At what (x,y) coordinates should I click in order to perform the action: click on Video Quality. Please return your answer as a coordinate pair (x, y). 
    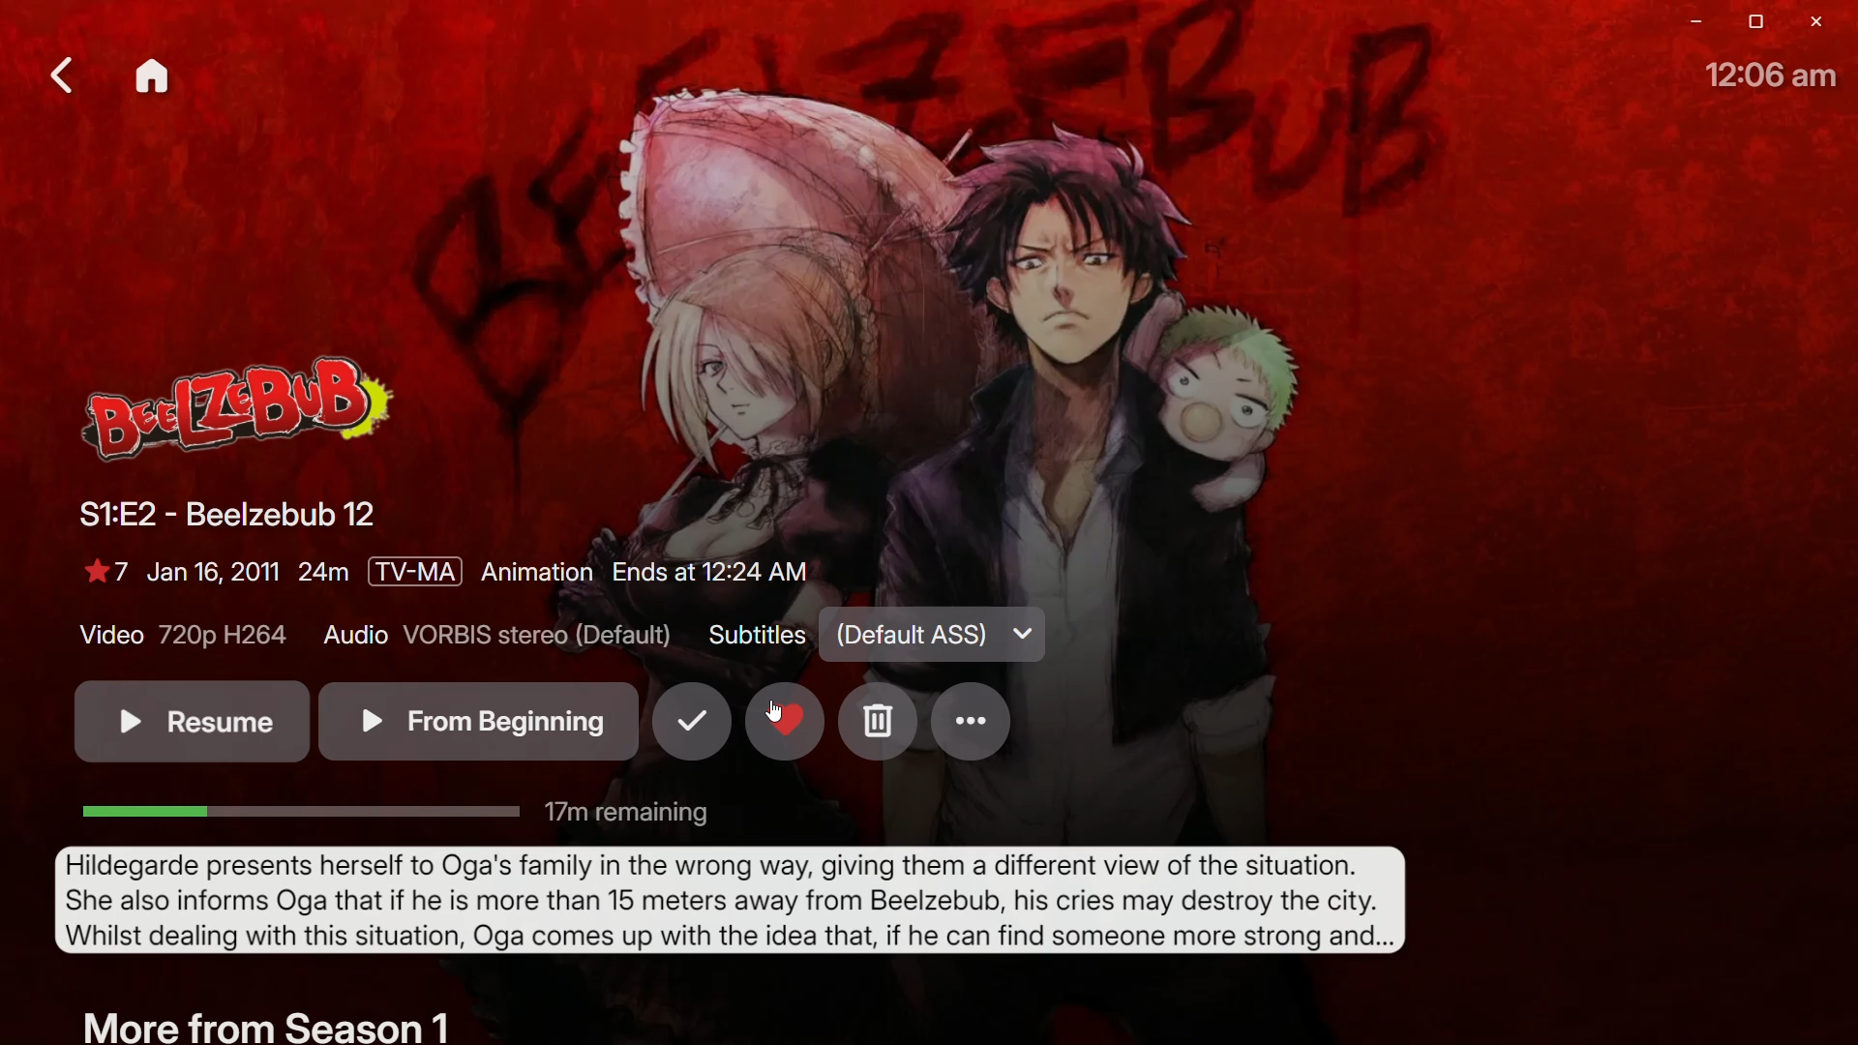
    Looking at the image, I should click on (184, 638).